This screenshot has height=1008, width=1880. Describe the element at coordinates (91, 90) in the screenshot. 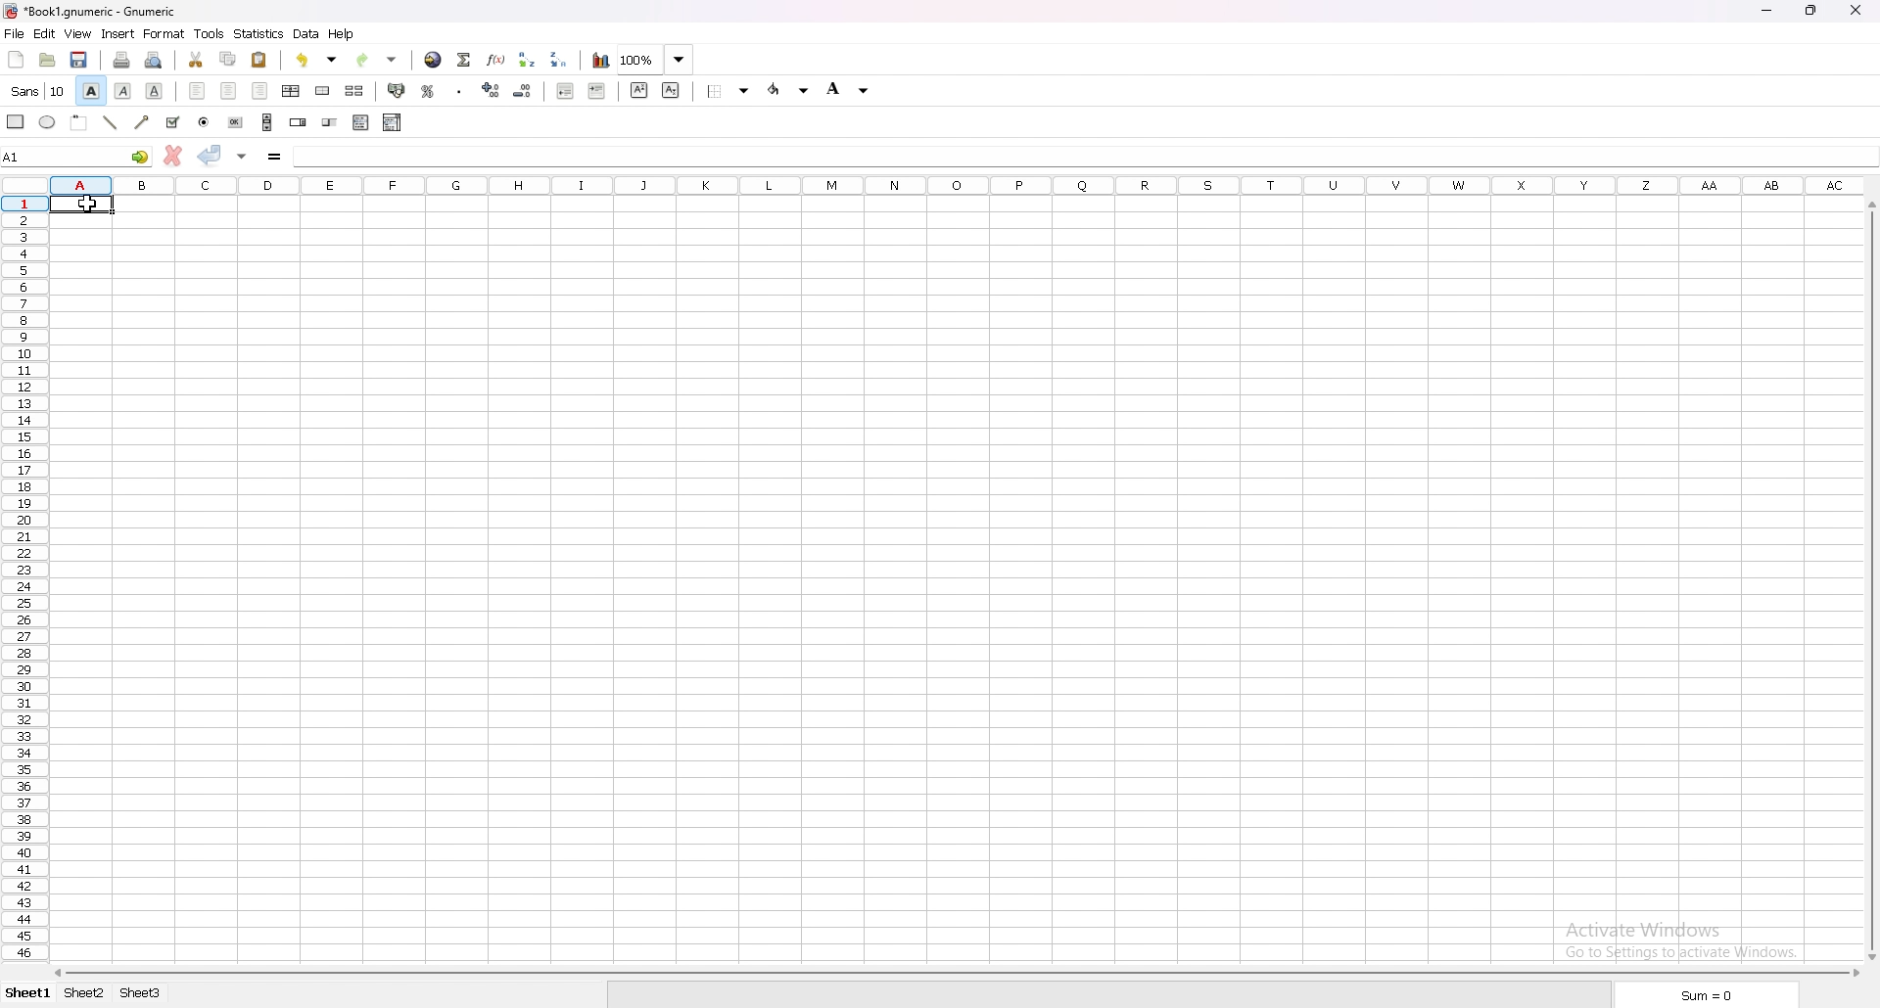

I see `bold` at that location.